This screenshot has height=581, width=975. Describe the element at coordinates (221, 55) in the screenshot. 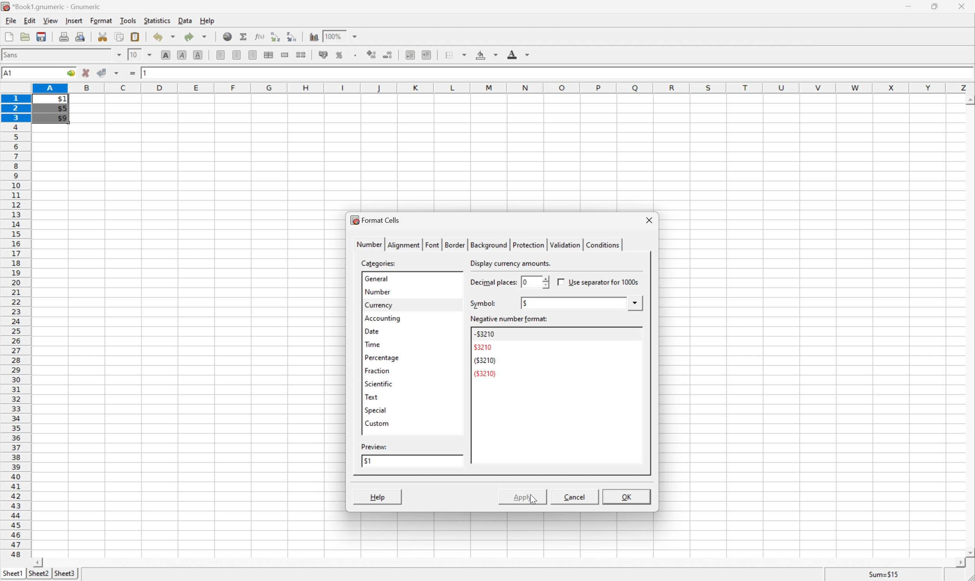

I see `align left` at that location.